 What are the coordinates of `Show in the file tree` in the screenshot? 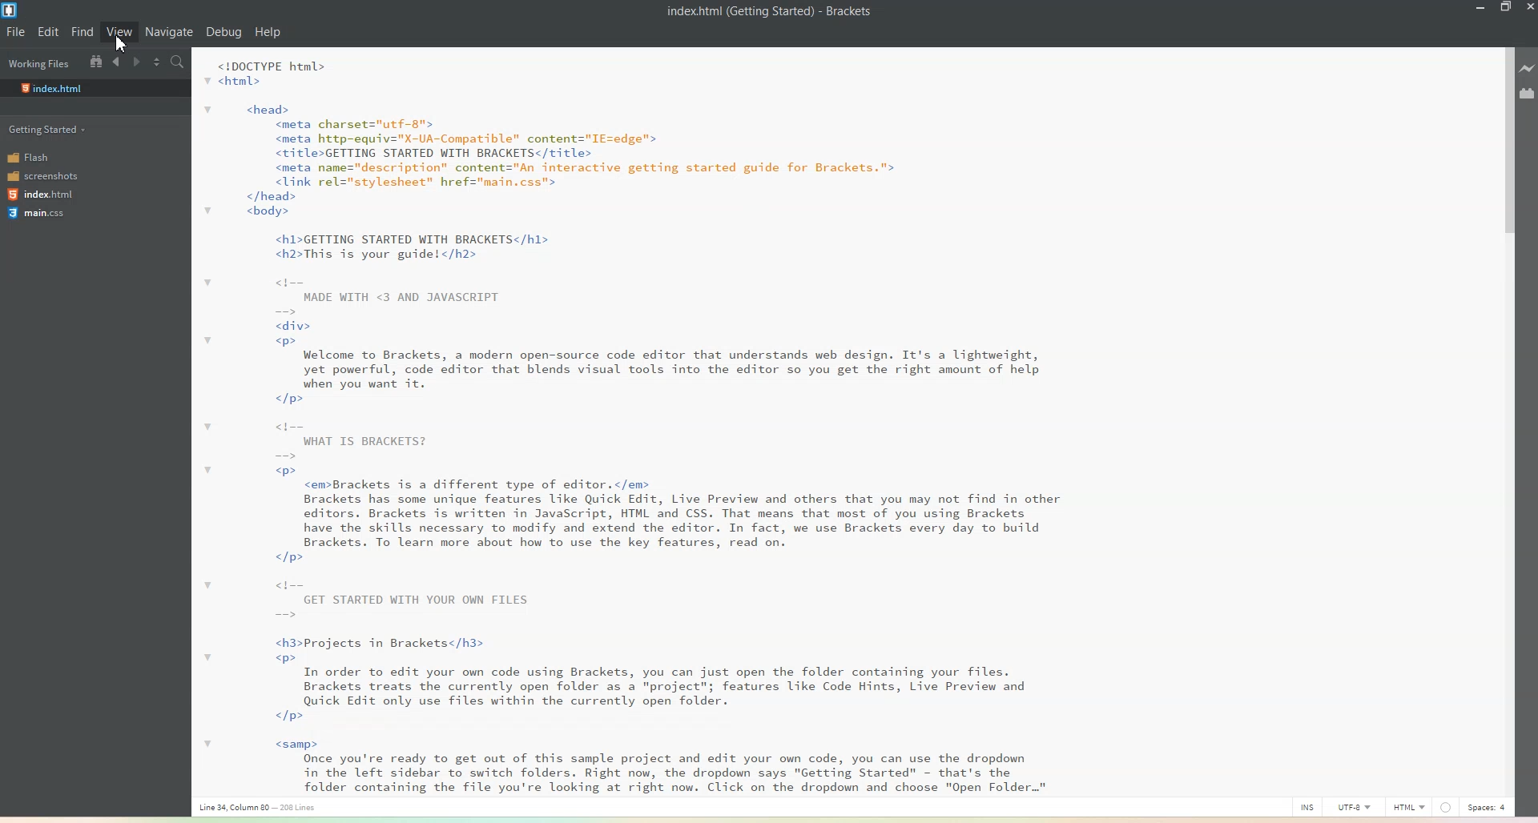 It's located at (96, 61).